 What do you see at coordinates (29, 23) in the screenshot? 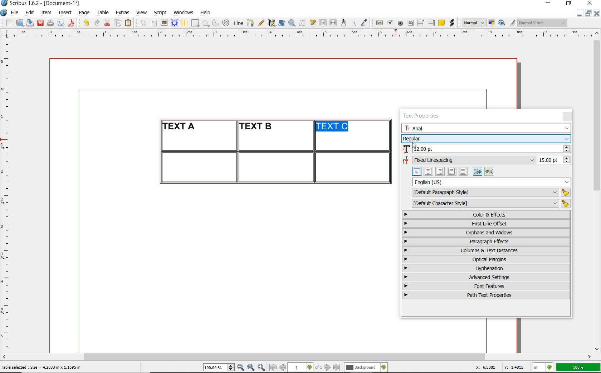
I see `save` at bounding box center [29, 23].